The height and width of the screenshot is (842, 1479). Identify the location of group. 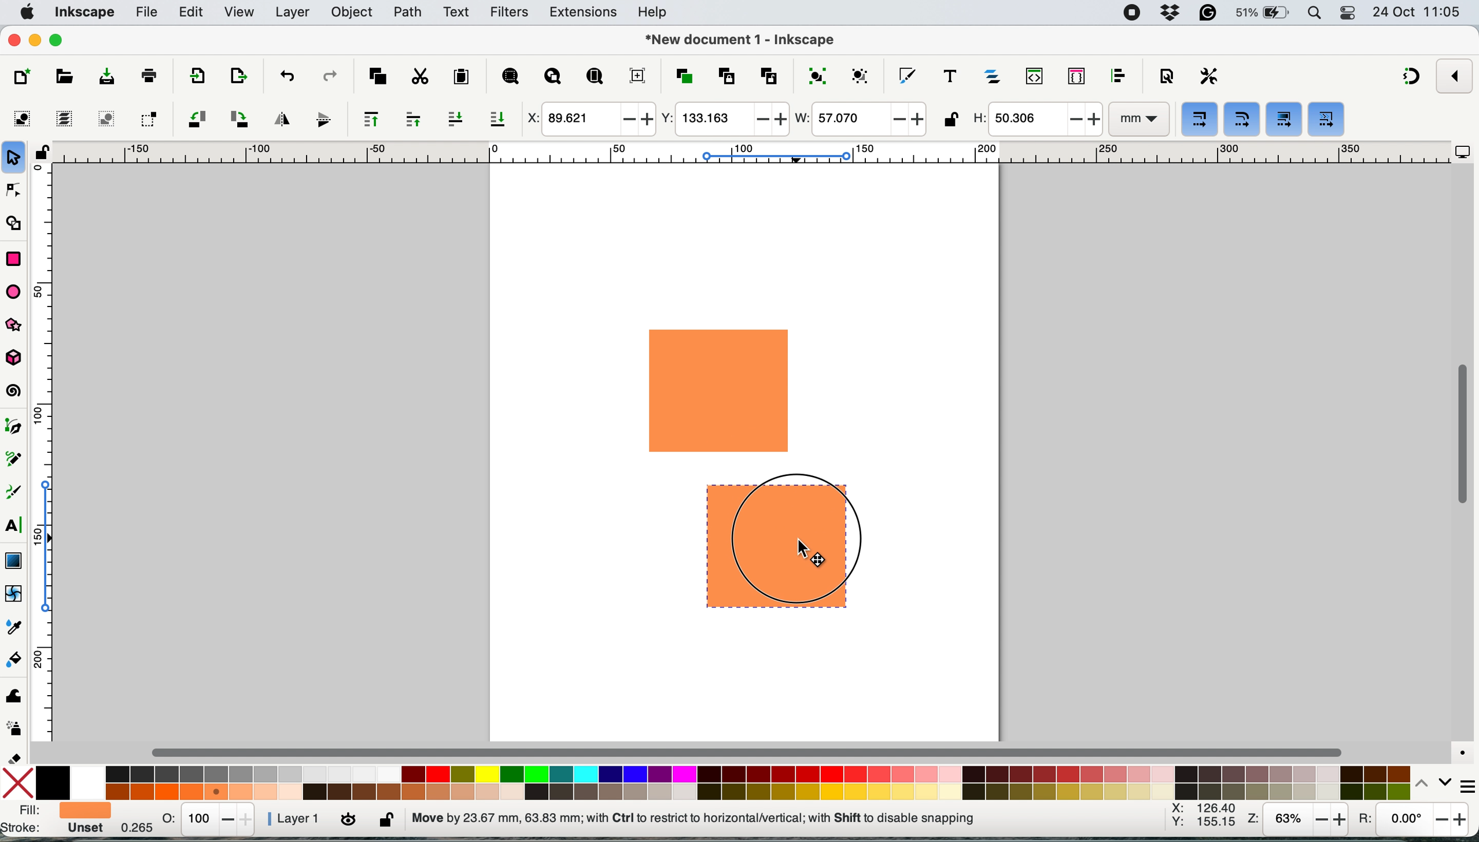
(816, 75).